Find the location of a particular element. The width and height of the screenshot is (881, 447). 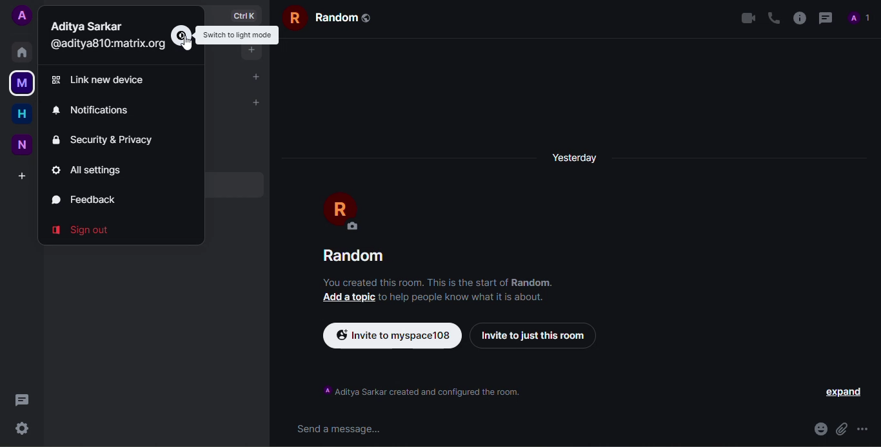

info is located at coordinates (798, 17).